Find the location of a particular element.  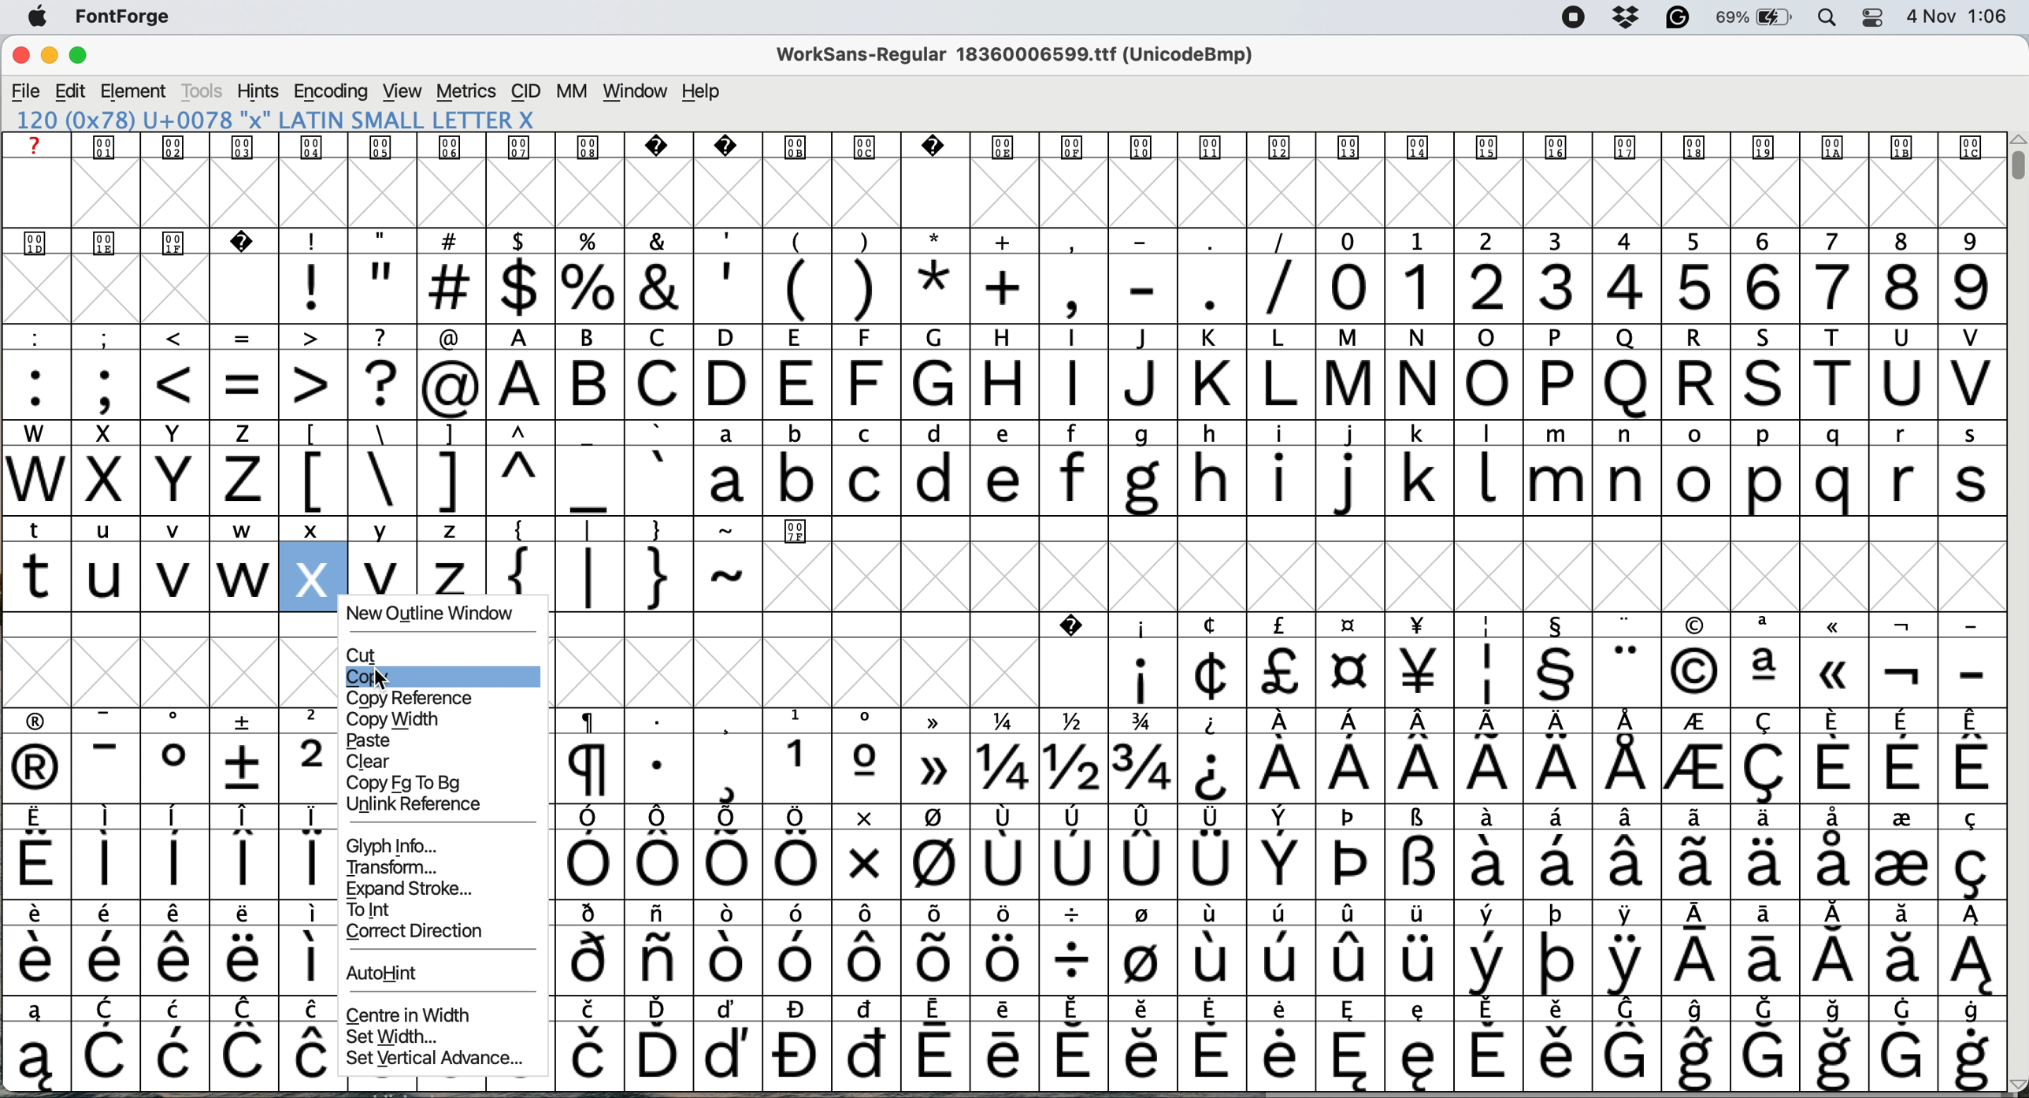

copy width is located at coordinates (399, 717).